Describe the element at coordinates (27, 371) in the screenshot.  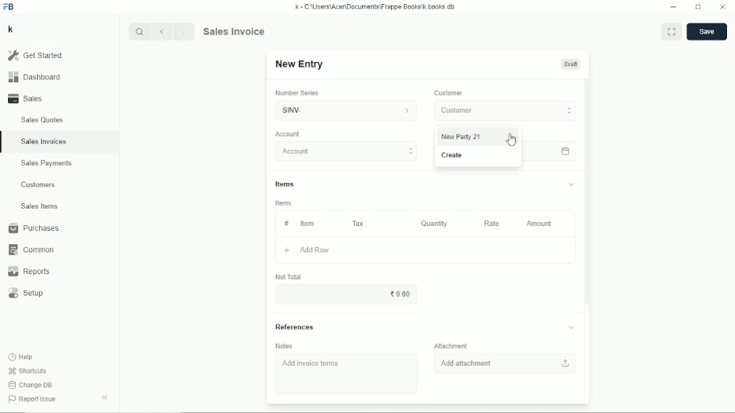
I see `Shortcuts` at that location.